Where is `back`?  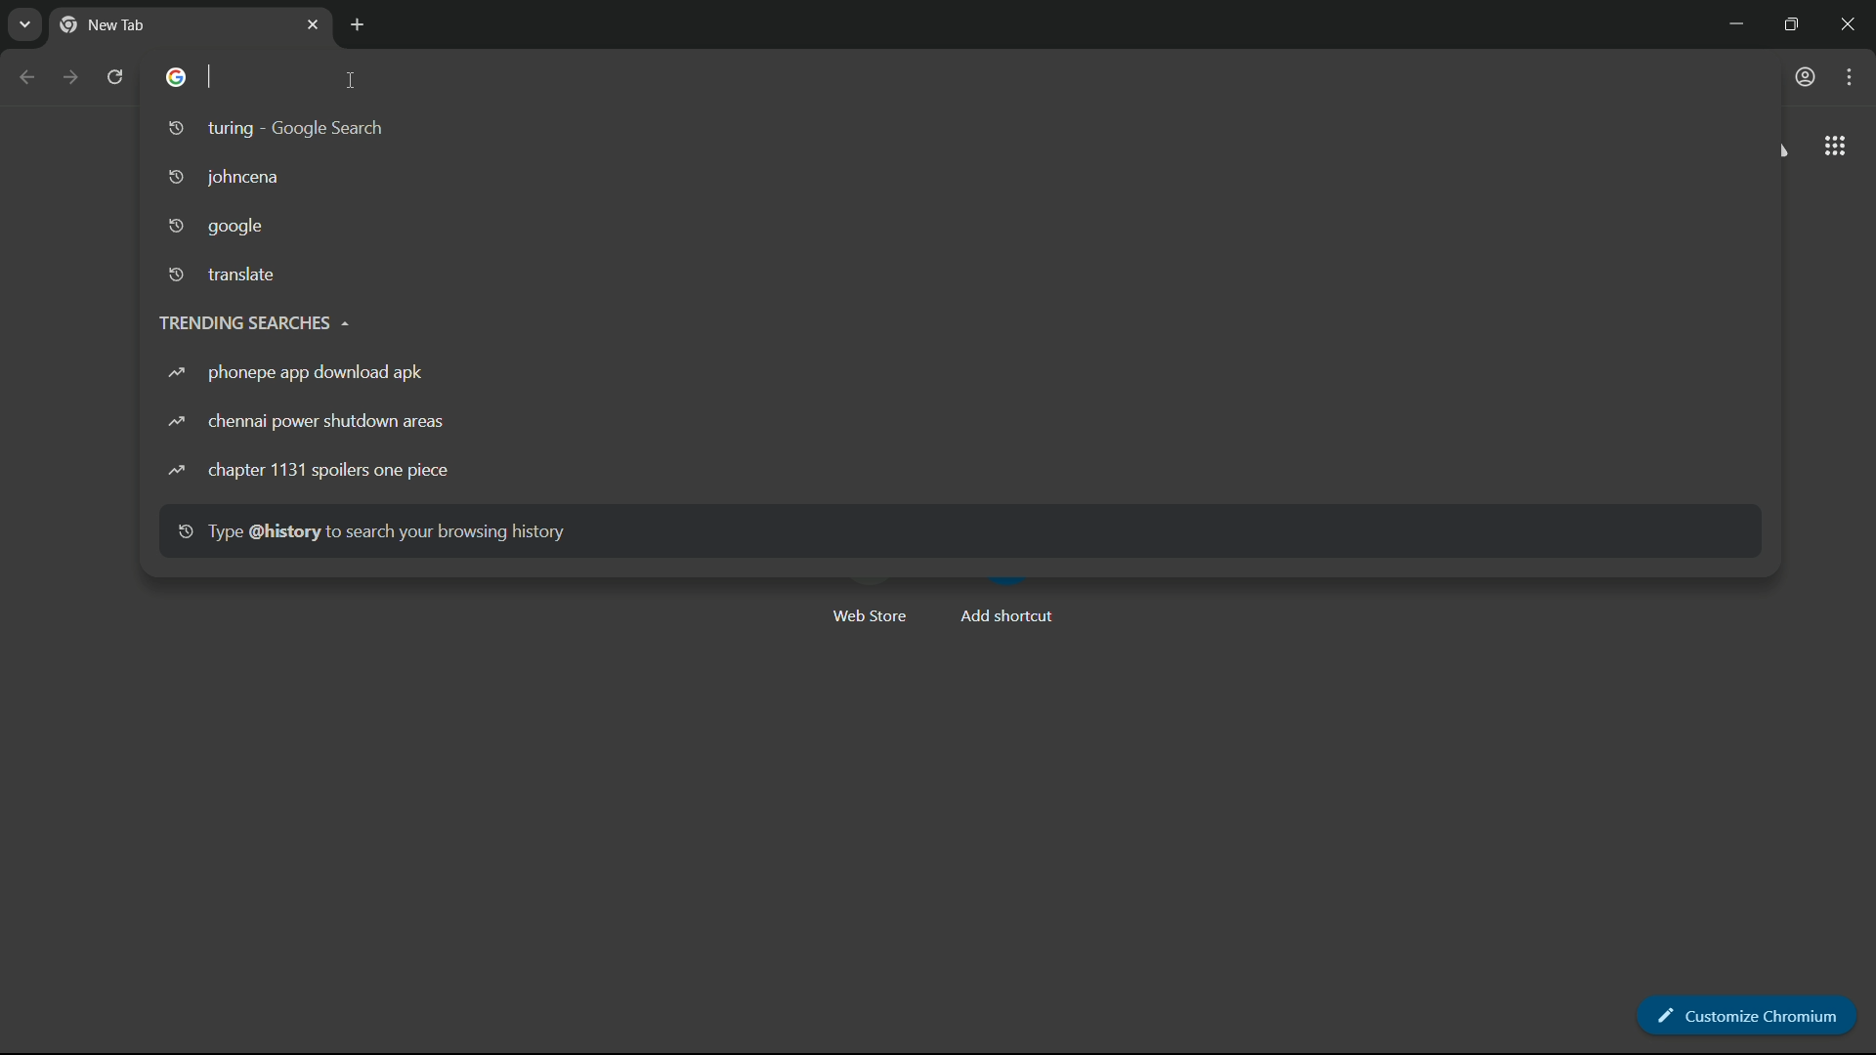 back is located at coordinates (28, 77).